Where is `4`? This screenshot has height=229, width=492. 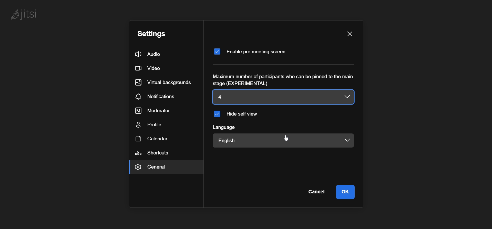
4 is located at coordinates (264, 97).